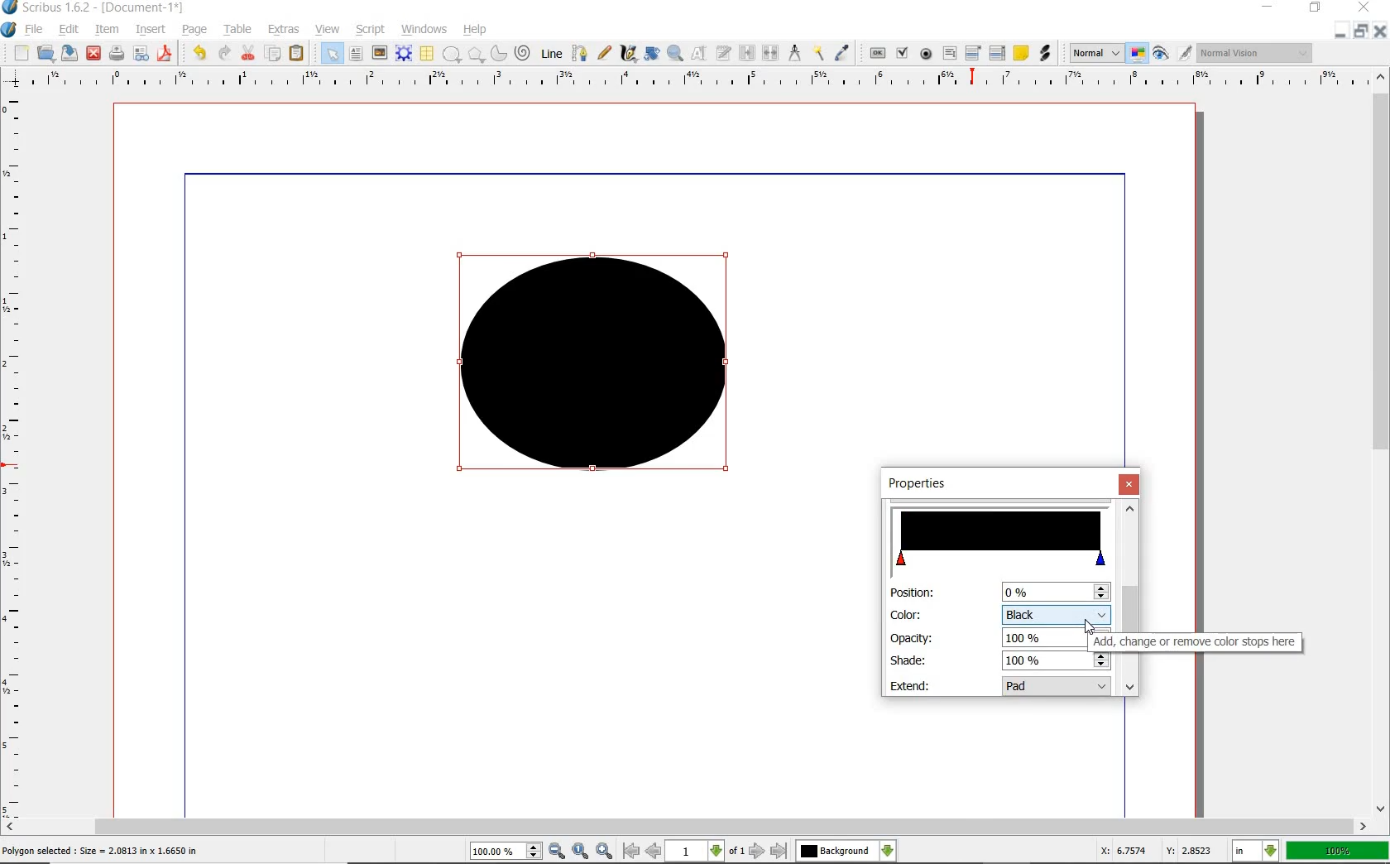 The height and width of the screenshot is (864, 1390). Describe the element at coordinates (902, 52) in the screenshot. I see `PDF CHECK BOX` at that location.